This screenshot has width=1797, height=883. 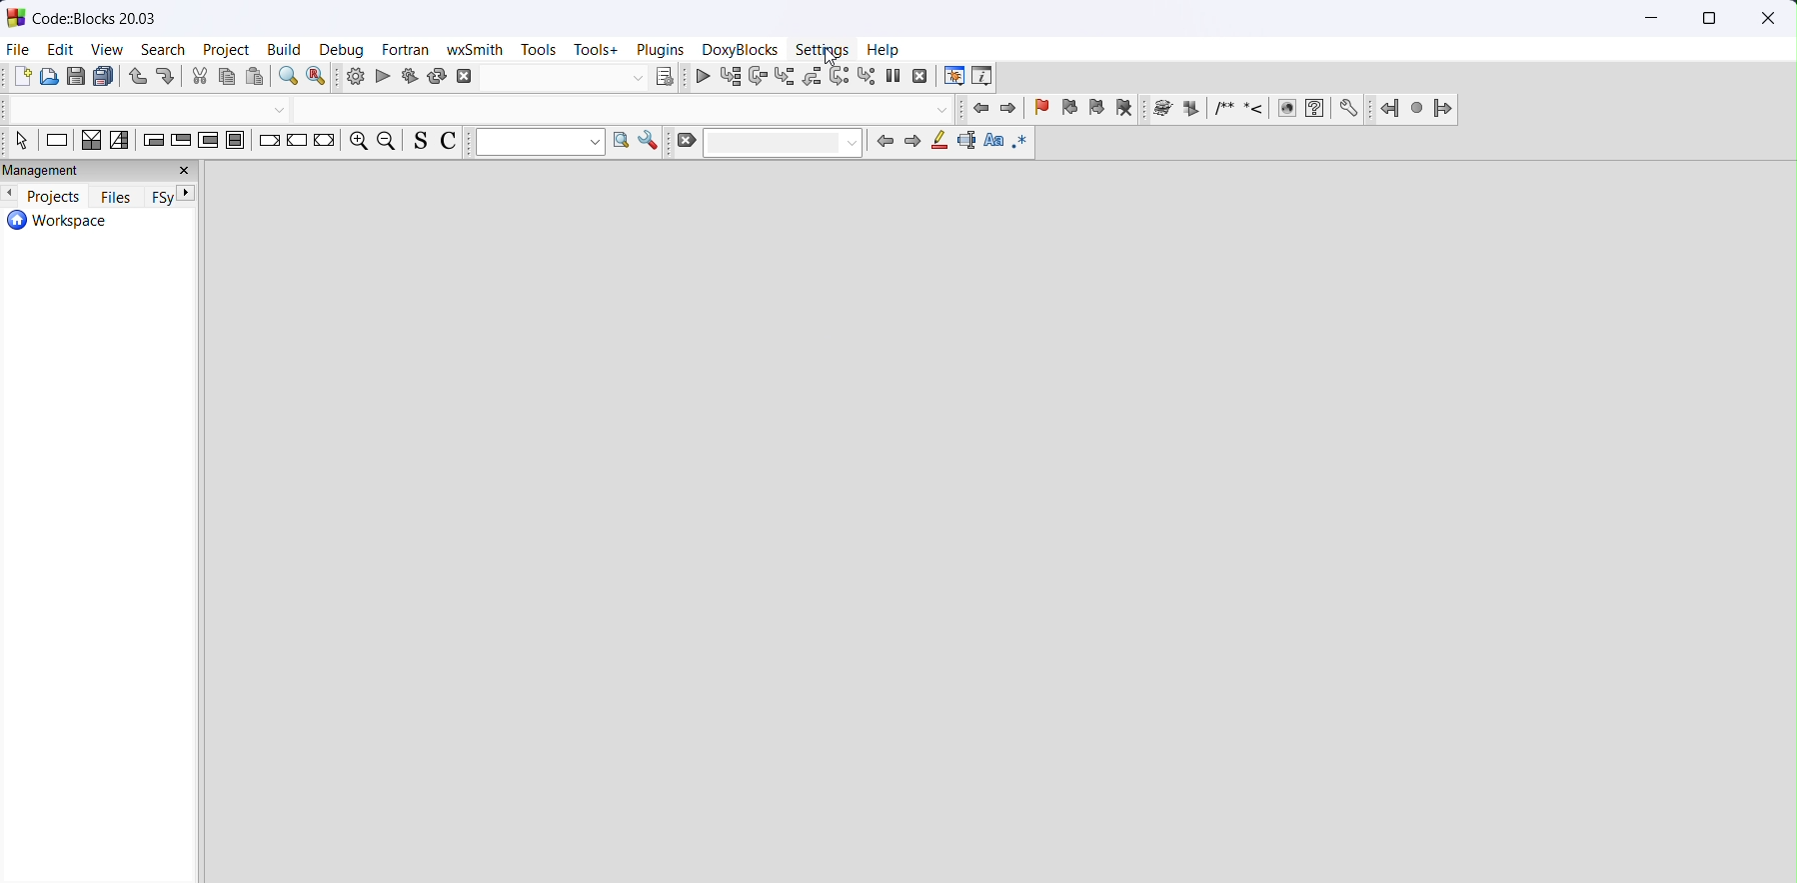 What do you see at coordinates (1124, 110) in the screenshot?
I see `clear bookmark` at bounding box center [1124, 110].